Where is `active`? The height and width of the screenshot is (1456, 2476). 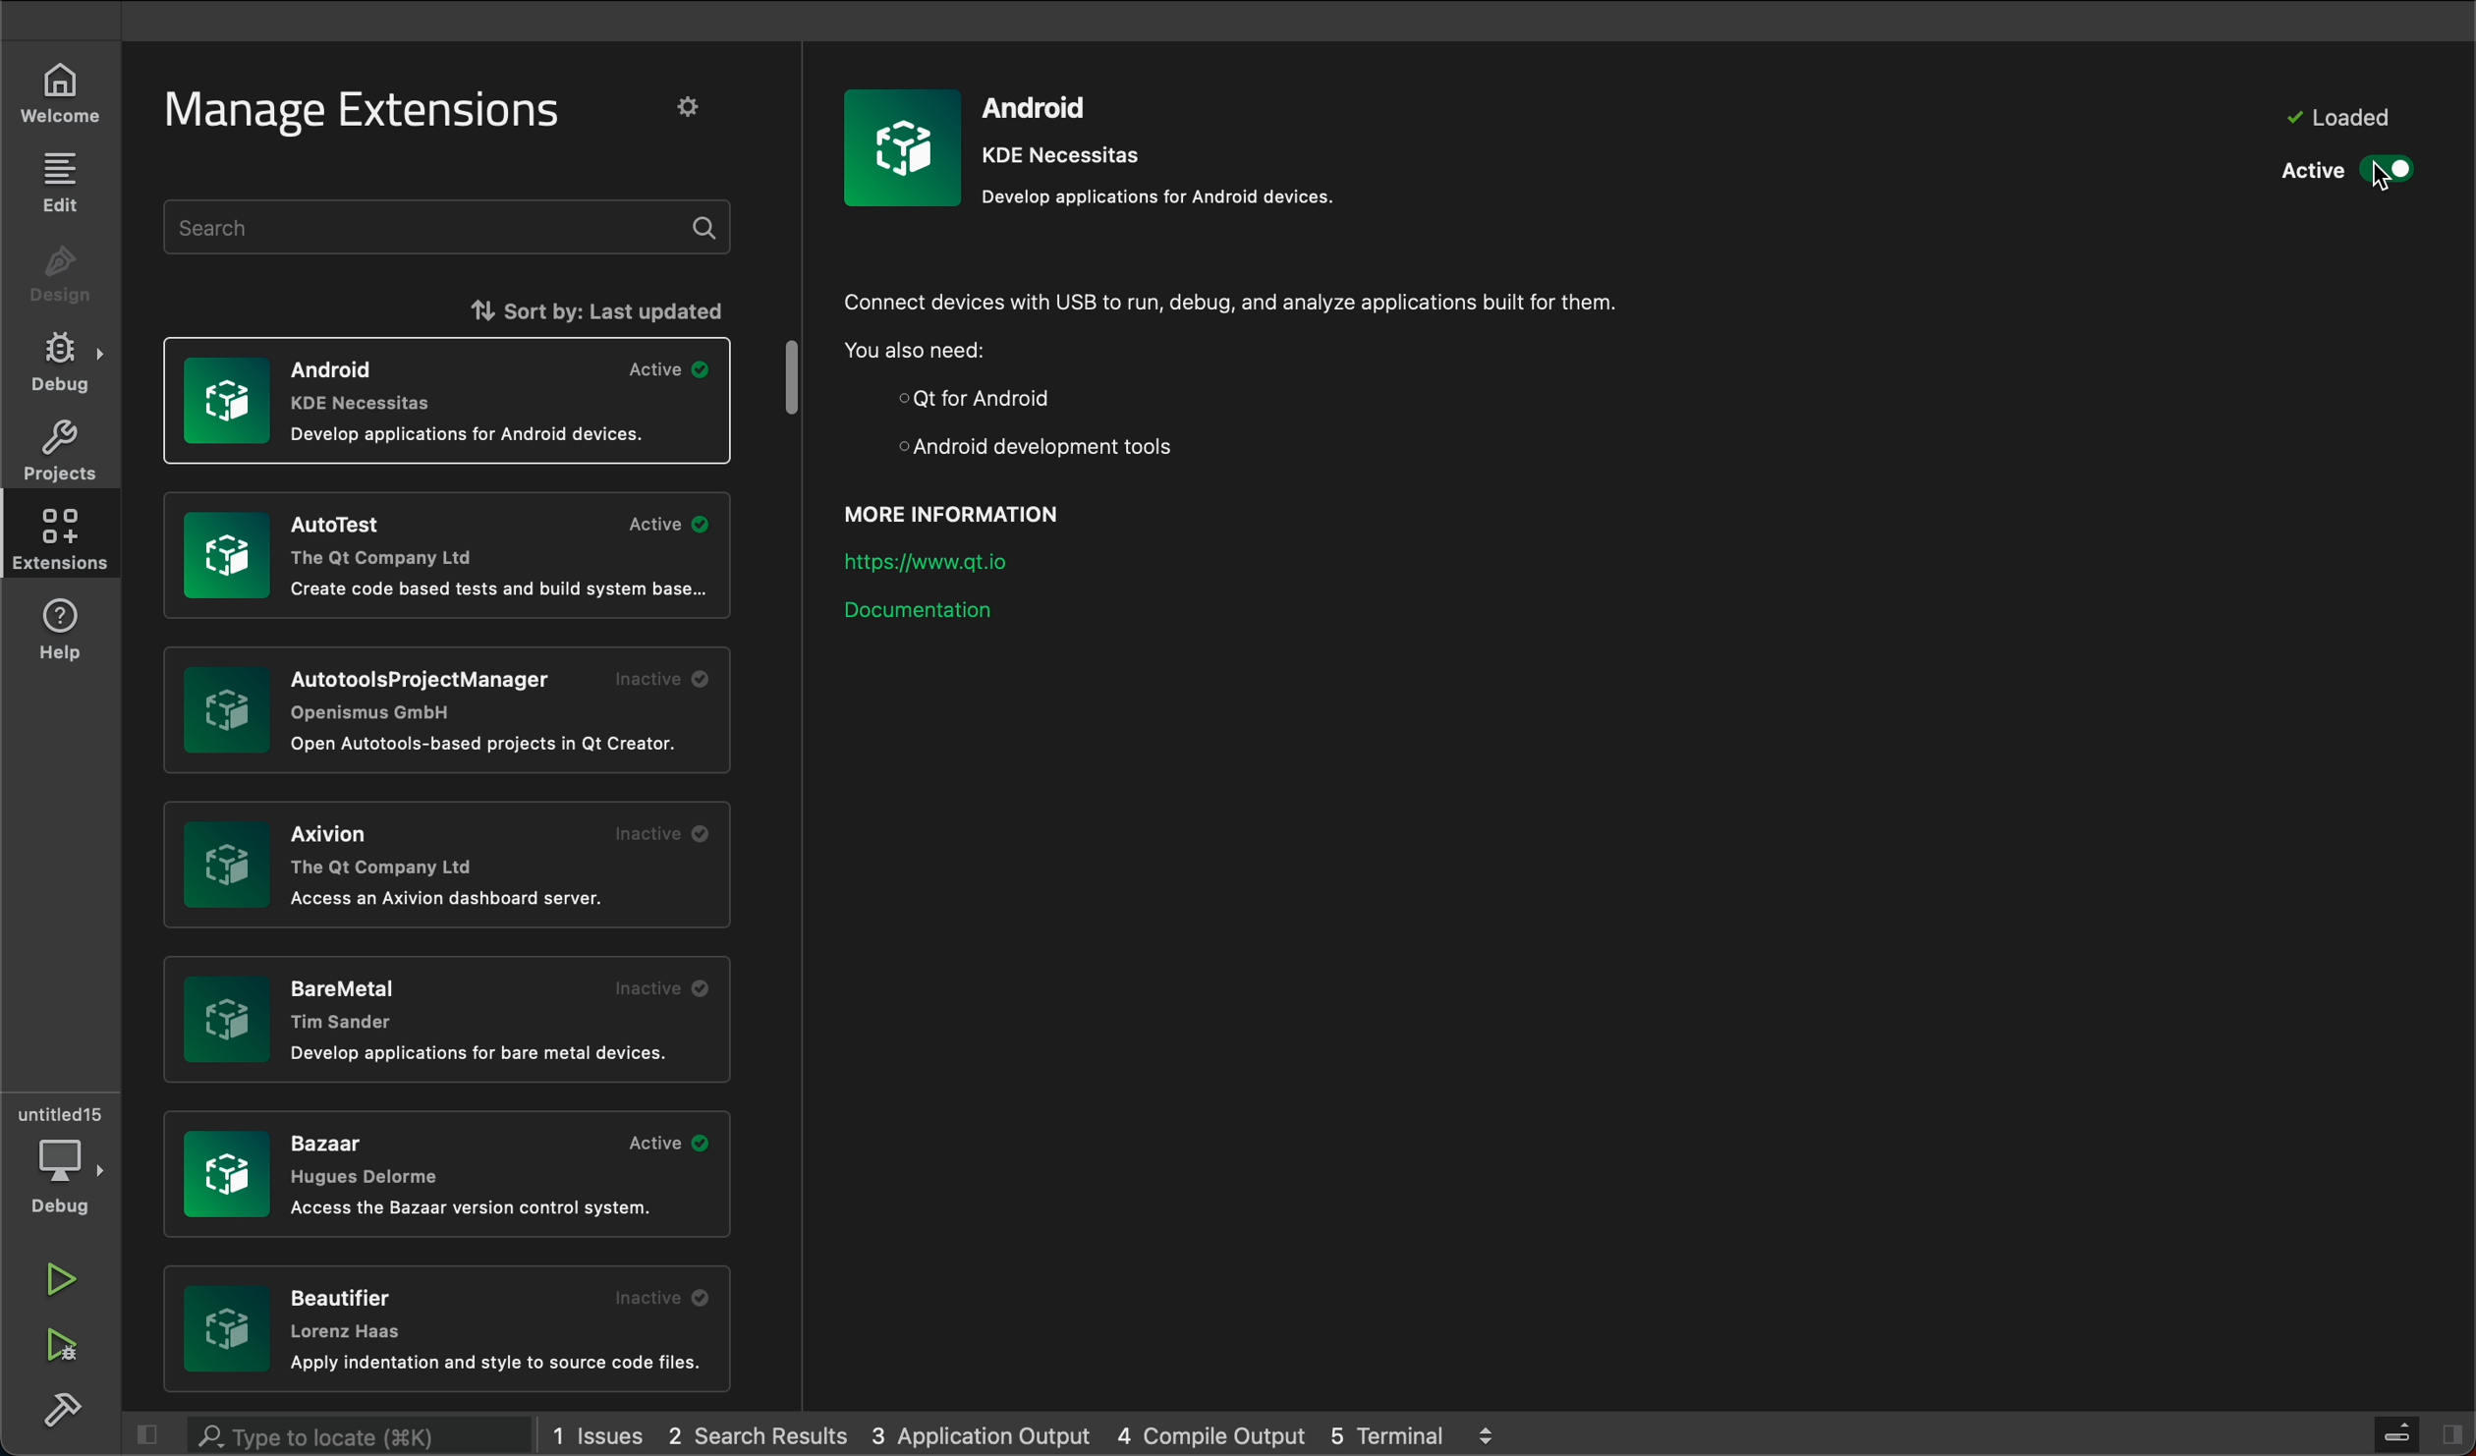
active is located at coordinates (2345, 169).